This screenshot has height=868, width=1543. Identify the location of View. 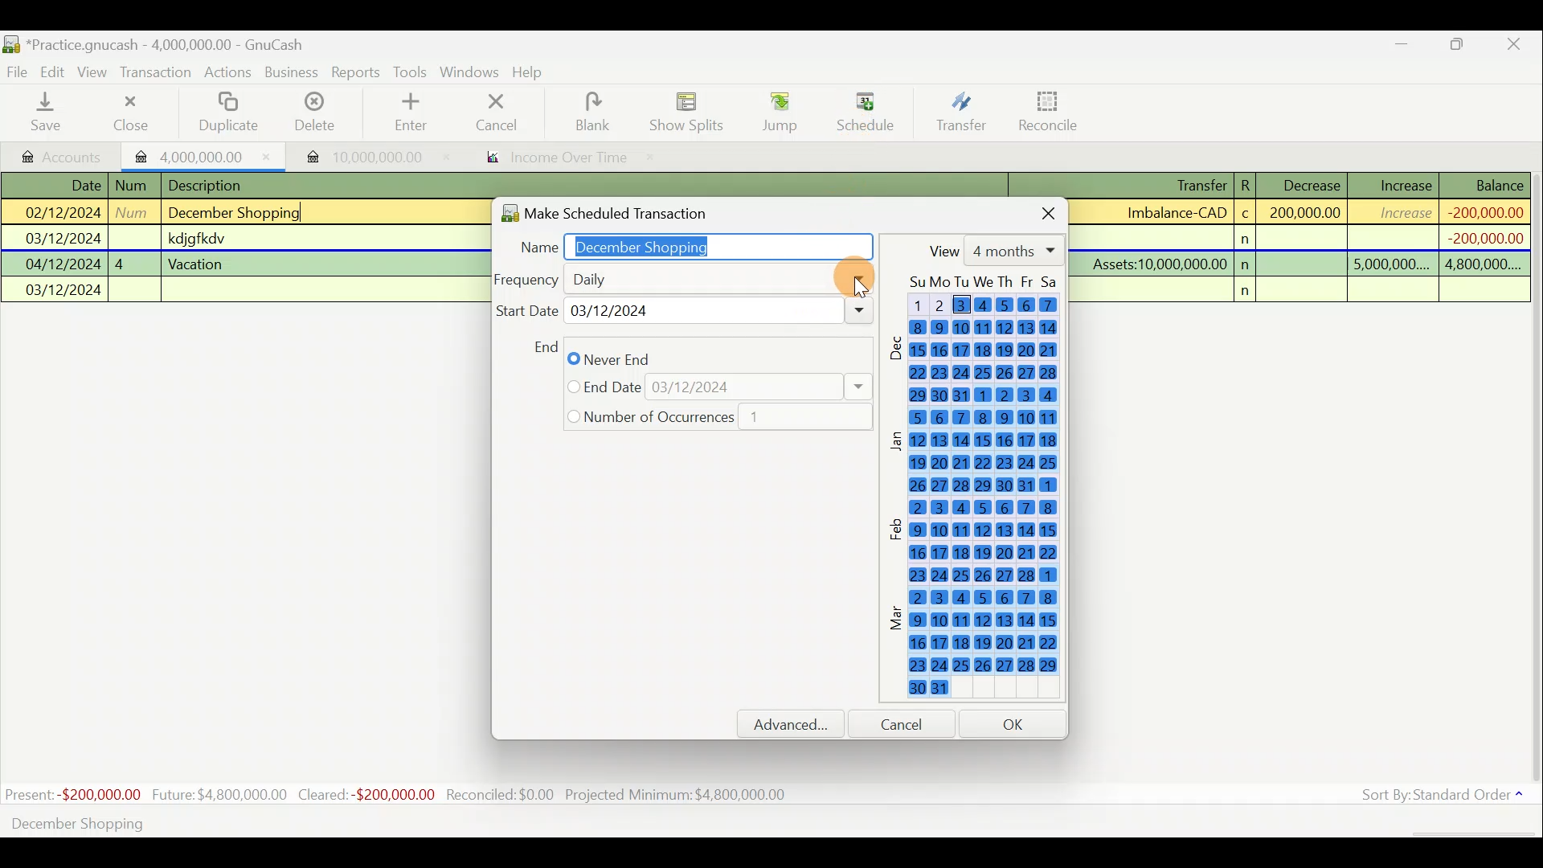
(993, 250).